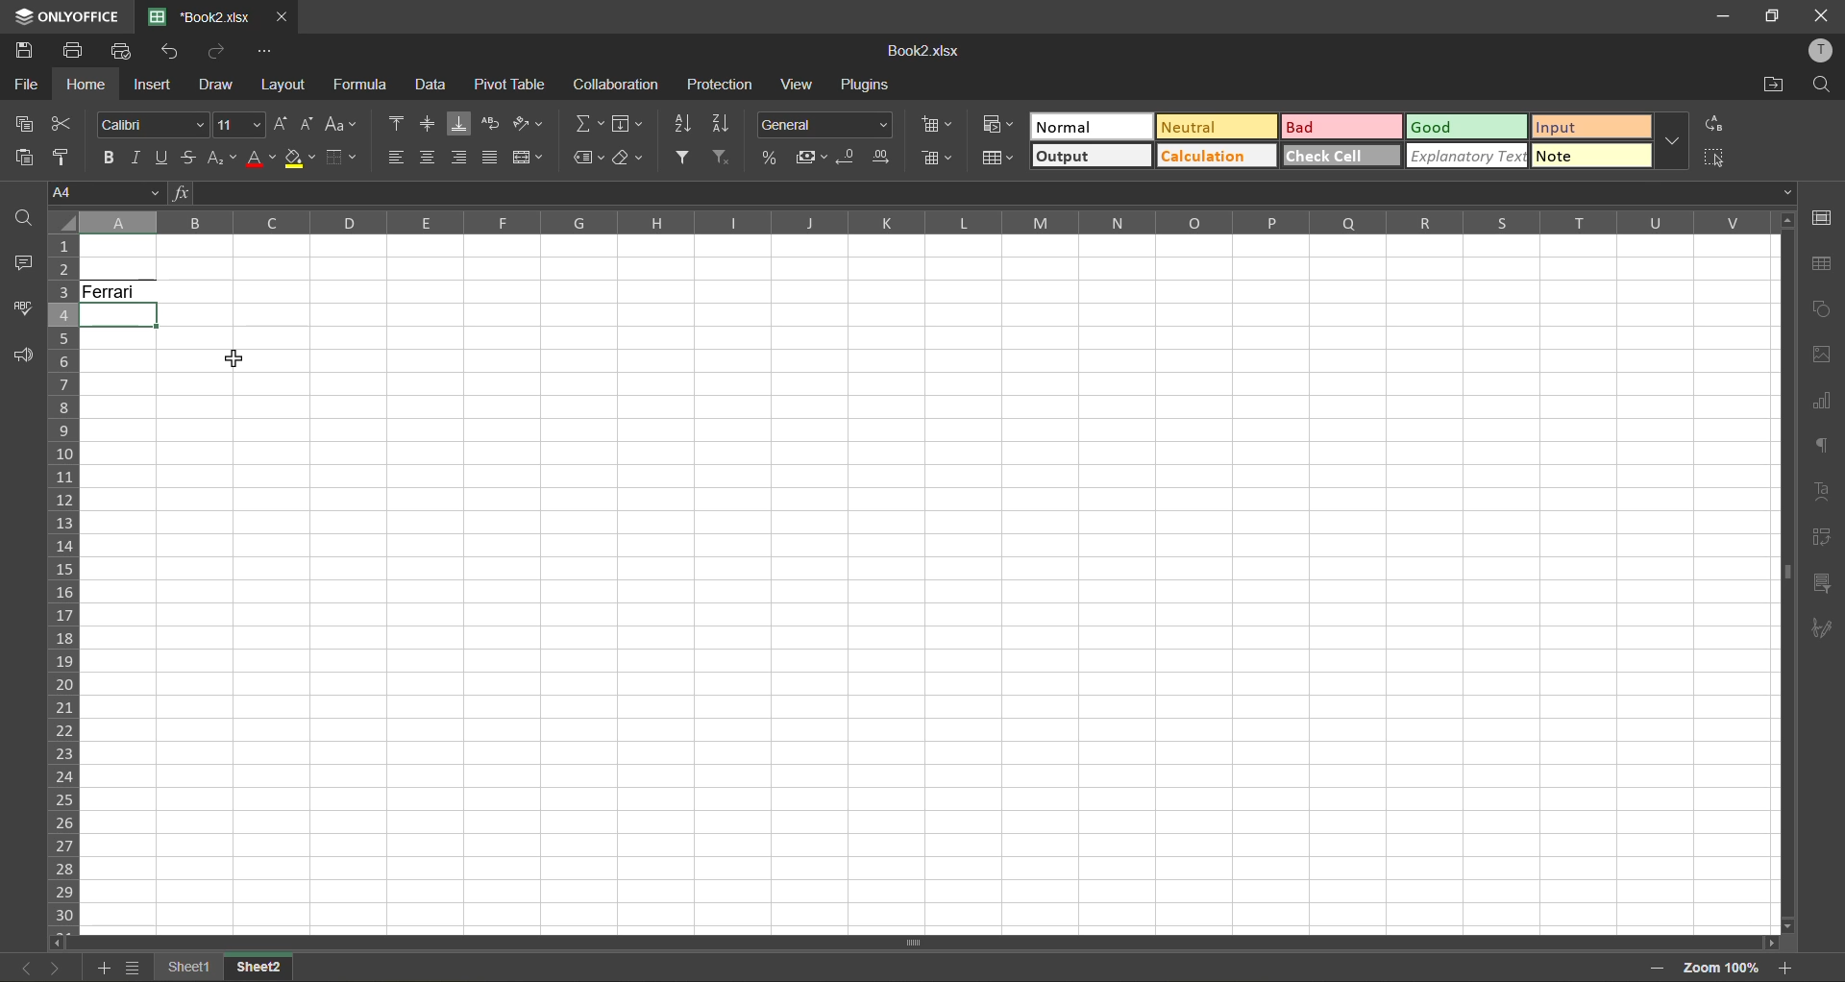  I want to click on cell setting, so click(1824, 219).